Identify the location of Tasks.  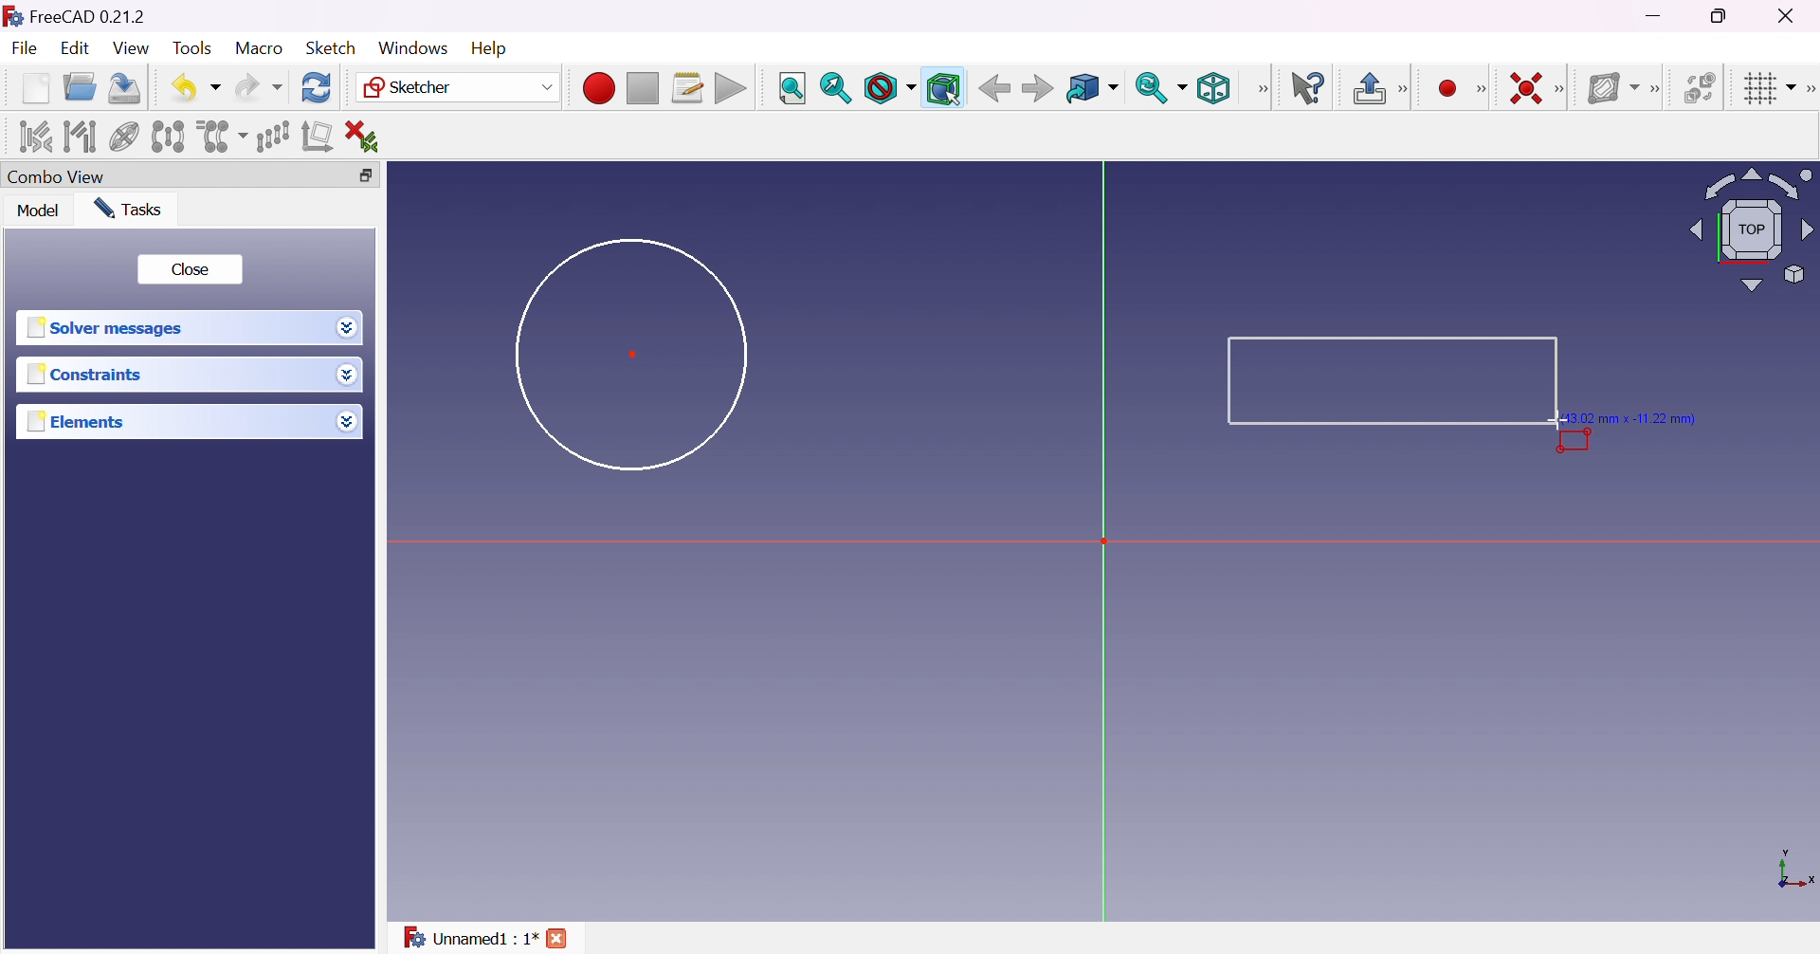
(127, 208).